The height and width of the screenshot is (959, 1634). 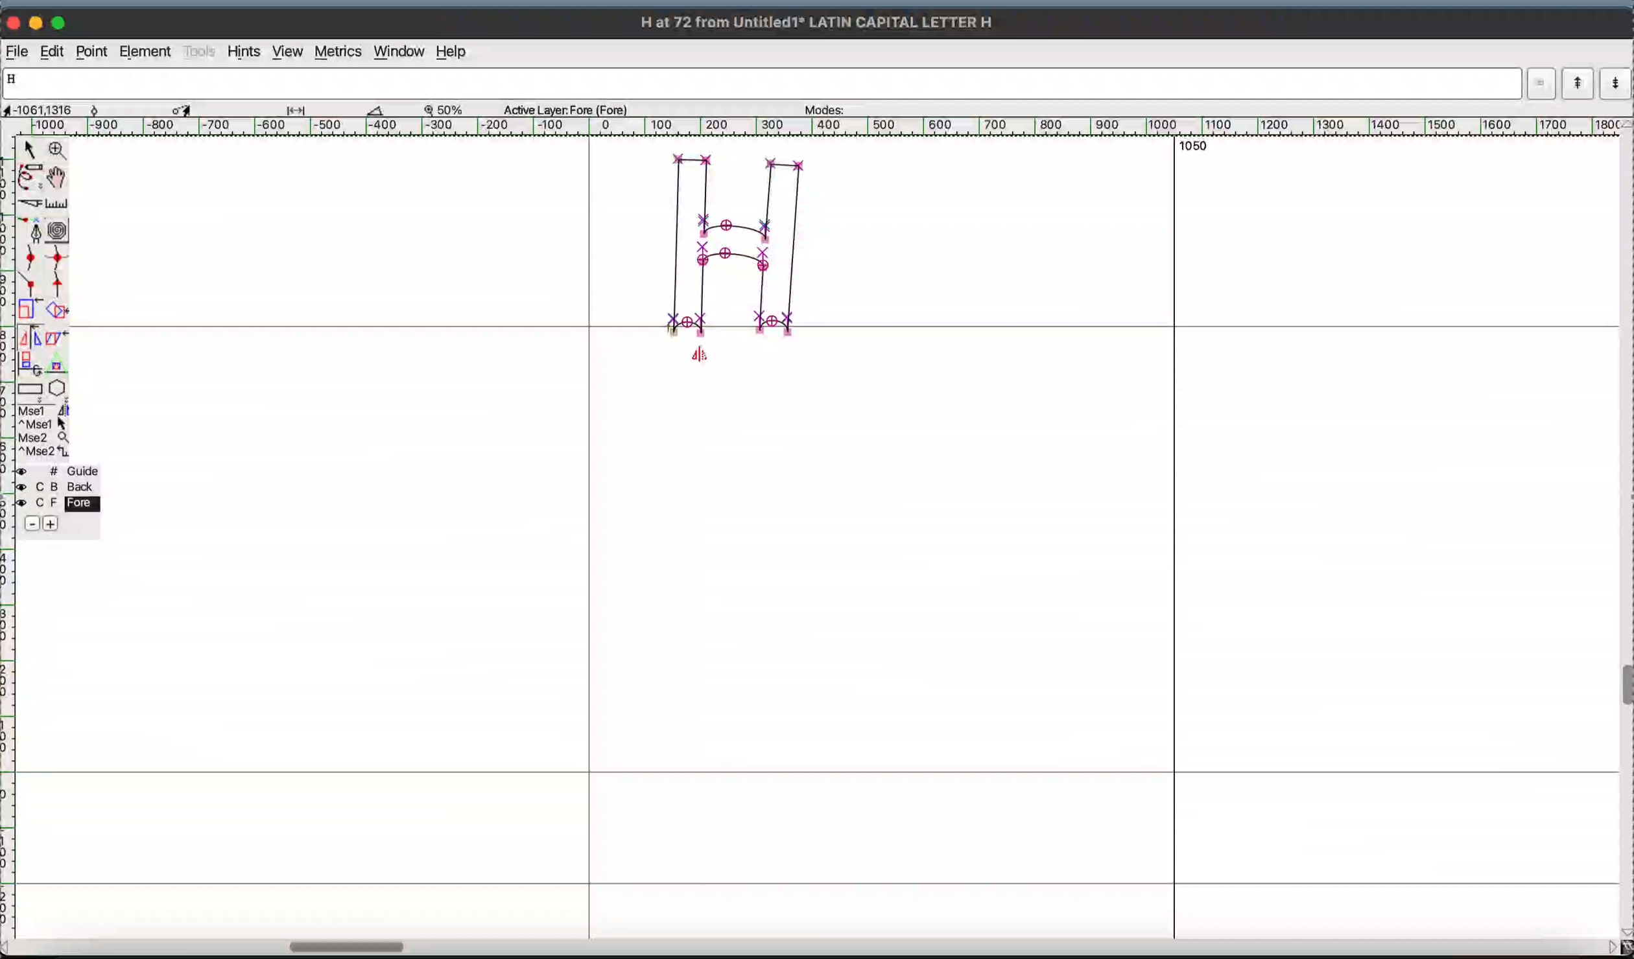 What do you see at coordinates (53, 51) in the screenshot?
I see `Edit` at bounding box center [53, 51].